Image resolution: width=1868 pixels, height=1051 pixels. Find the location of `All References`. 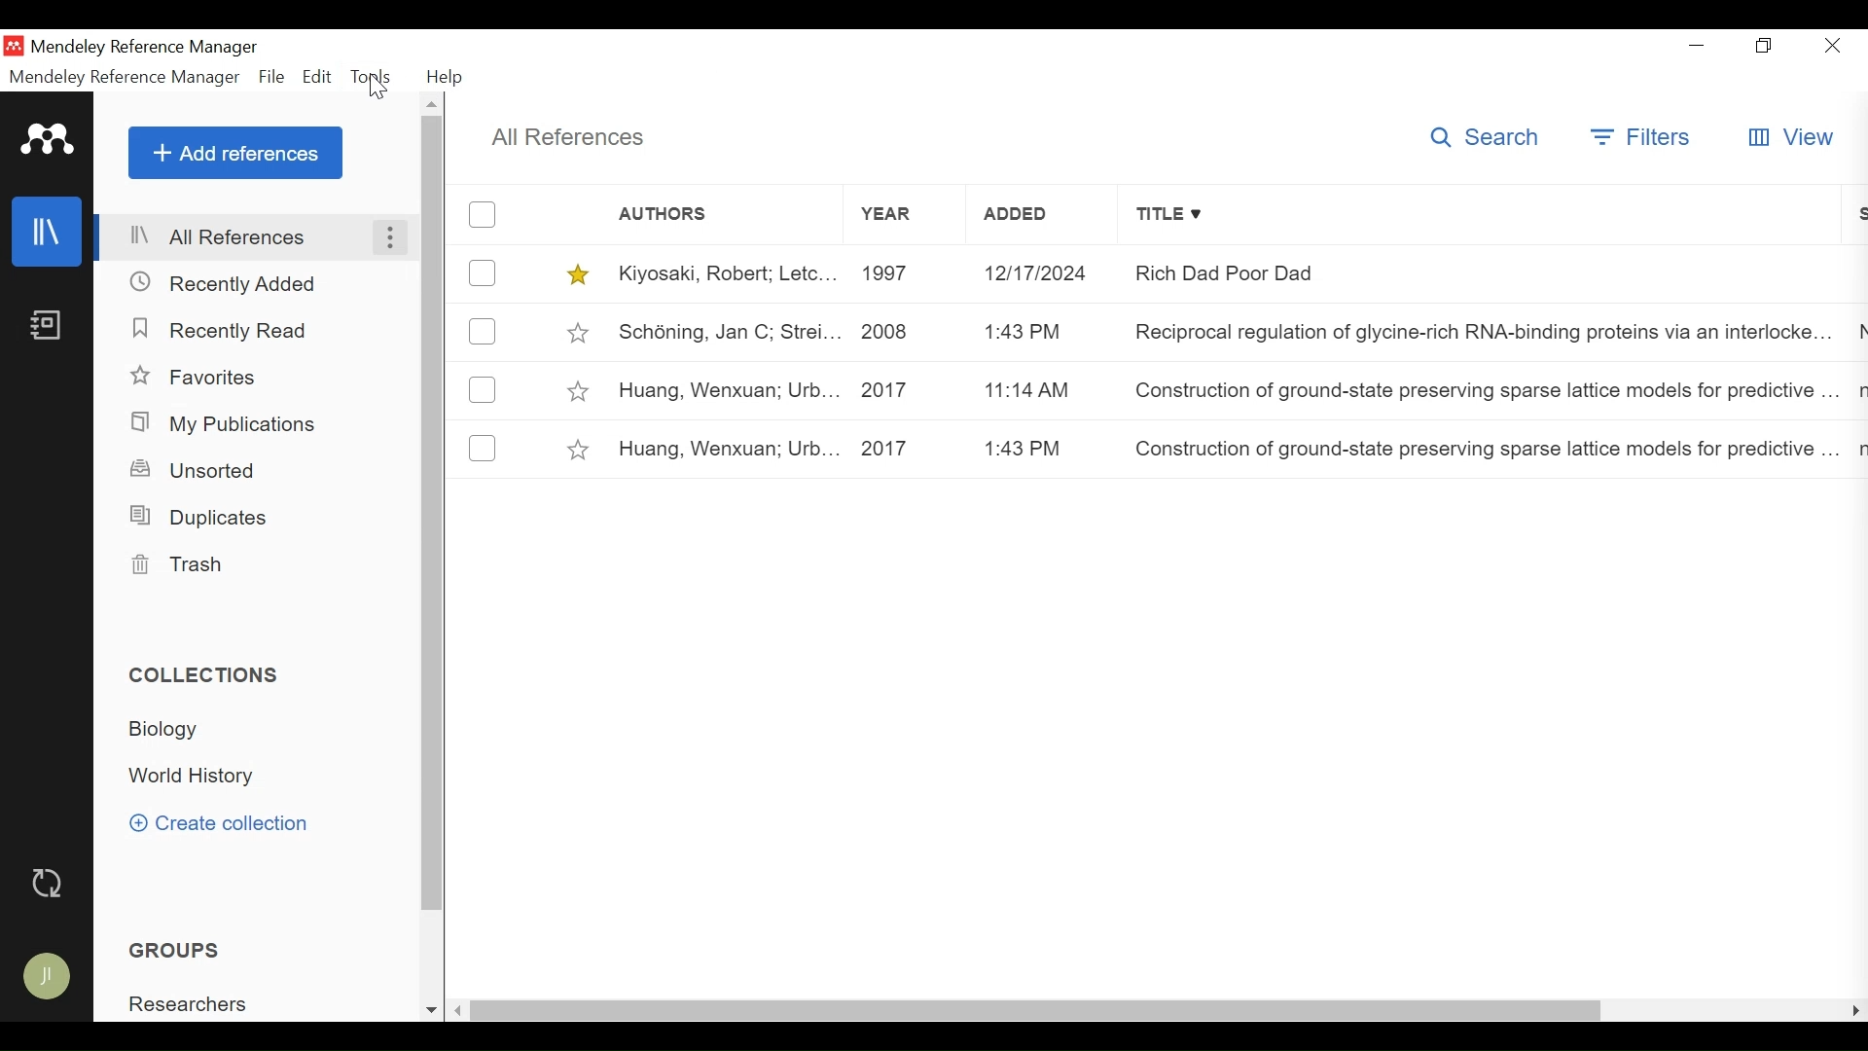

All References is located at coordinates (256, 238).